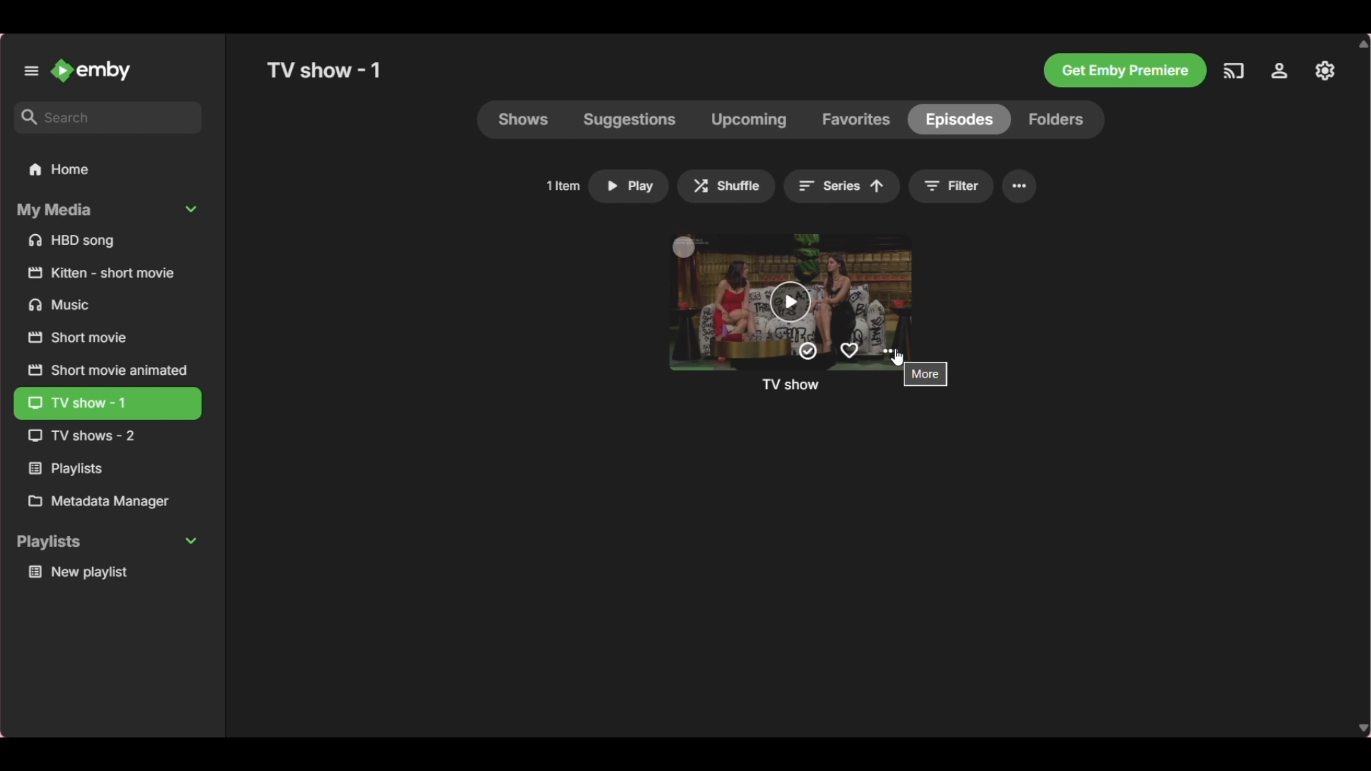  What do you see at coordinates (1233, 71) in the screenshot?
I see `Play on another device` at bounding box center [1233, 71].